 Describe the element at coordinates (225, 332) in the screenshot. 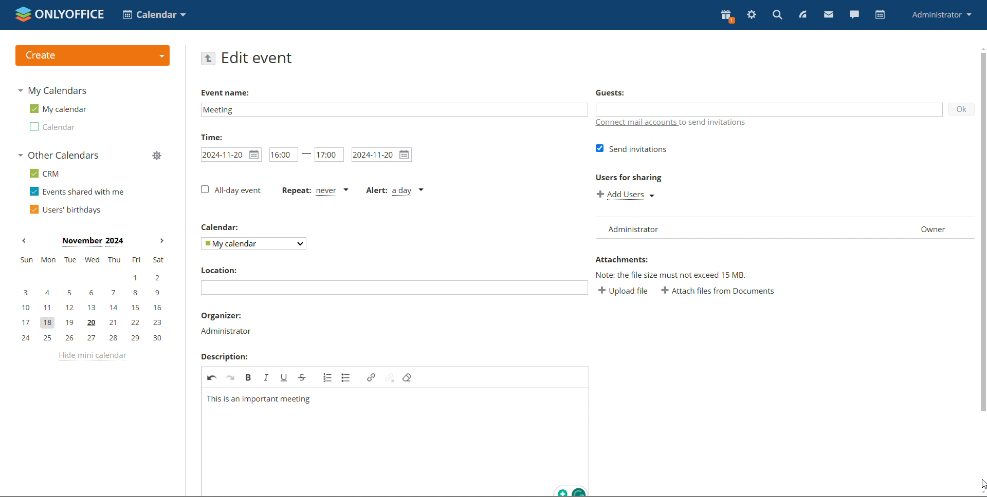

I see `organiser` at that location.